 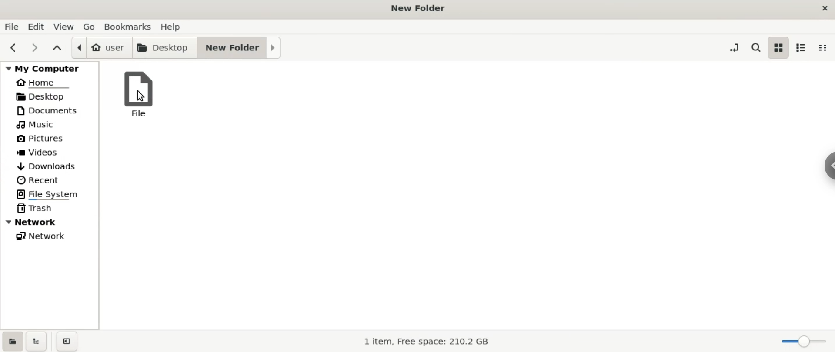 I want to click on edit, so click(x=36, y=27).